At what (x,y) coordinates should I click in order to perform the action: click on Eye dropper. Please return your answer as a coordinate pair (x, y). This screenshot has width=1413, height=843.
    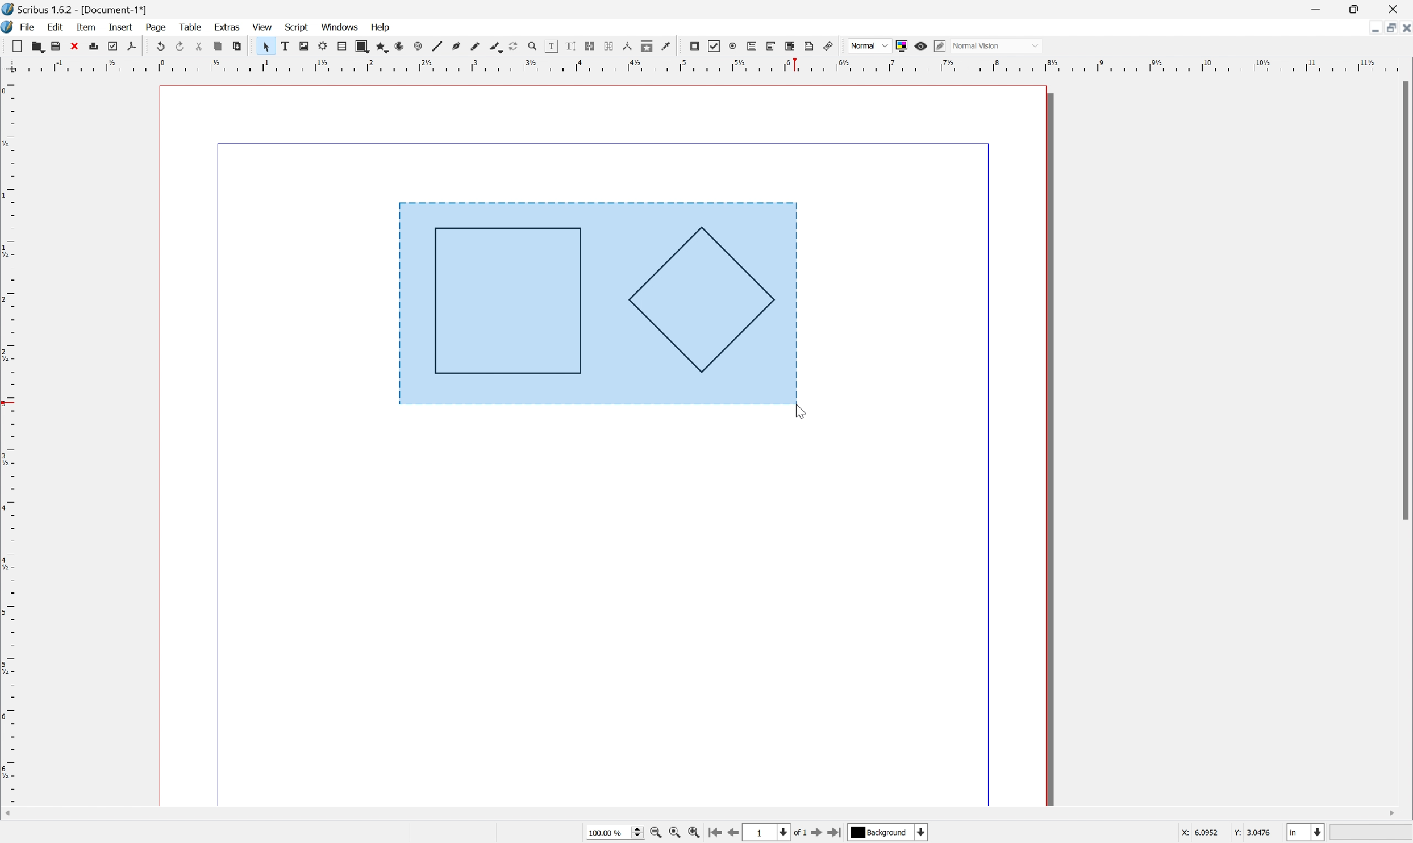
    Looking at the image, I should click on (666, 45).